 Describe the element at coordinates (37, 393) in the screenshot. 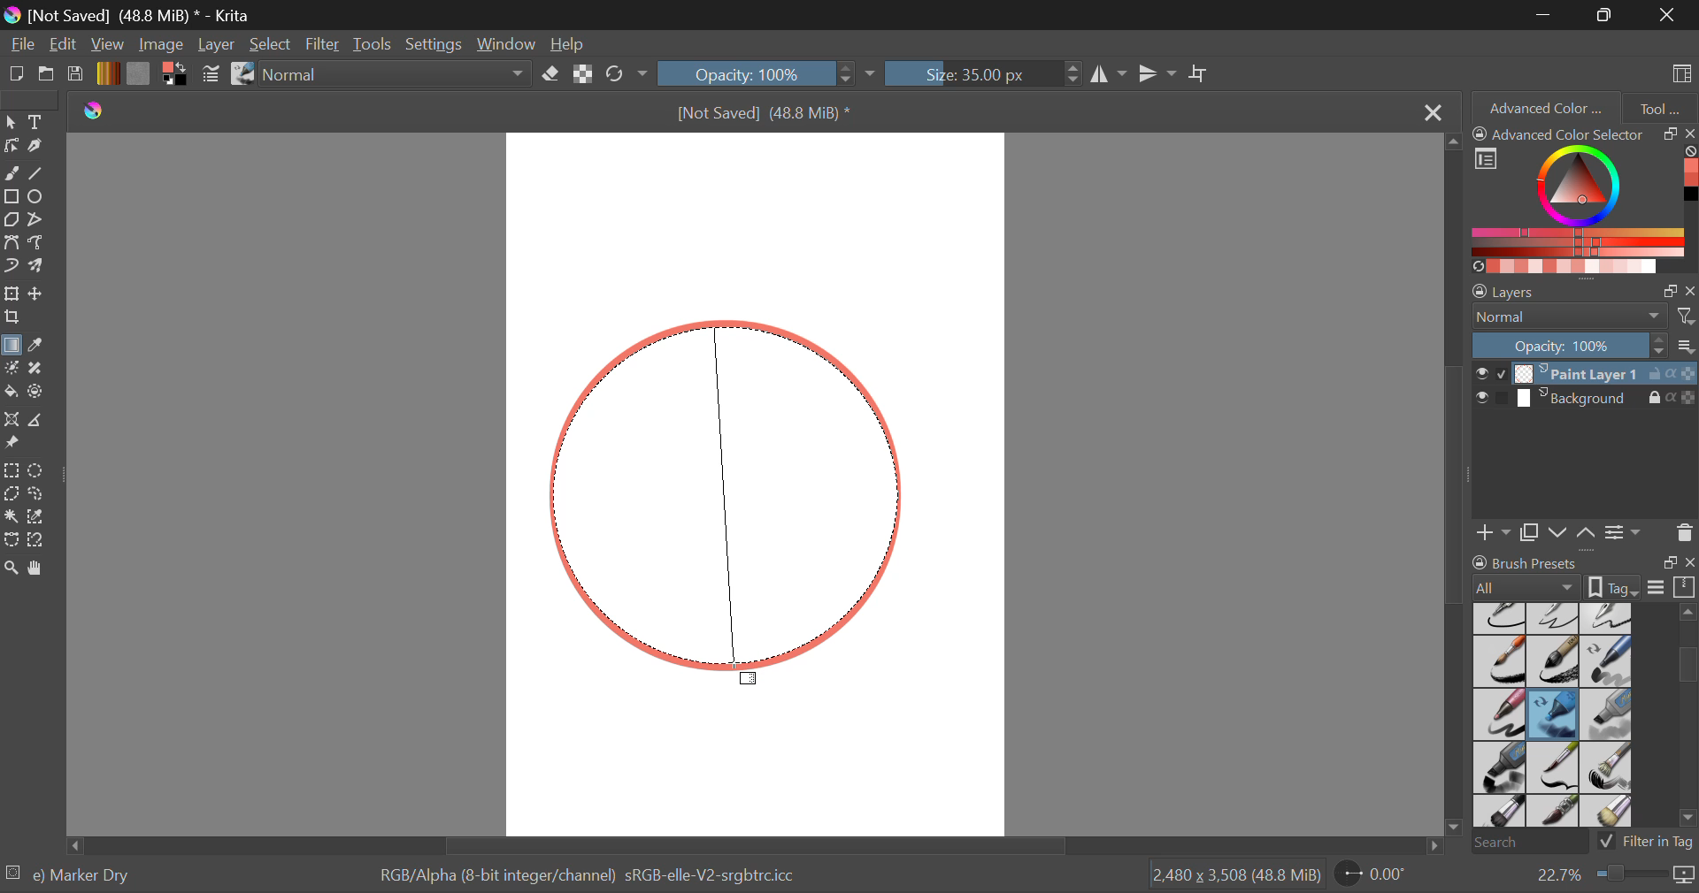

I see `Enclose and Fill Tool` at that location.